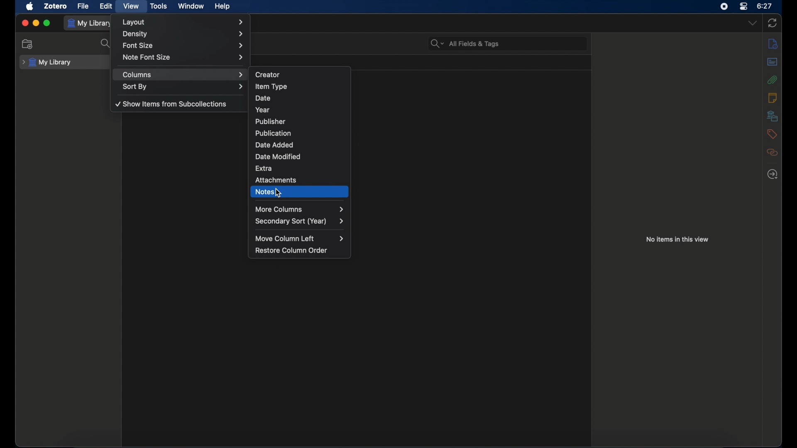 This screenshot has height=448, width=797. Describe the element at coordinates (465, 44) in the screenshot. I see `search bar` at that location.